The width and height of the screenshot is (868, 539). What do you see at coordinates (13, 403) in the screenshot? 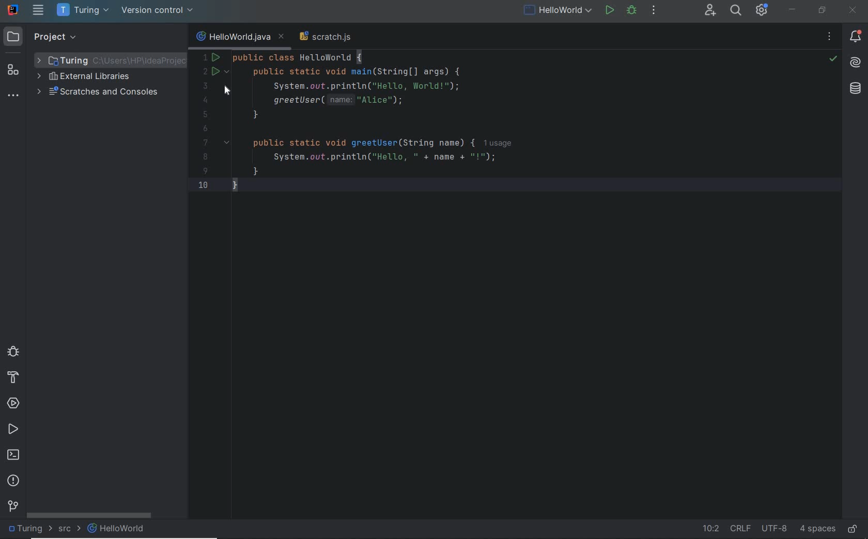
I see `services` at bounding box center [13, 403].